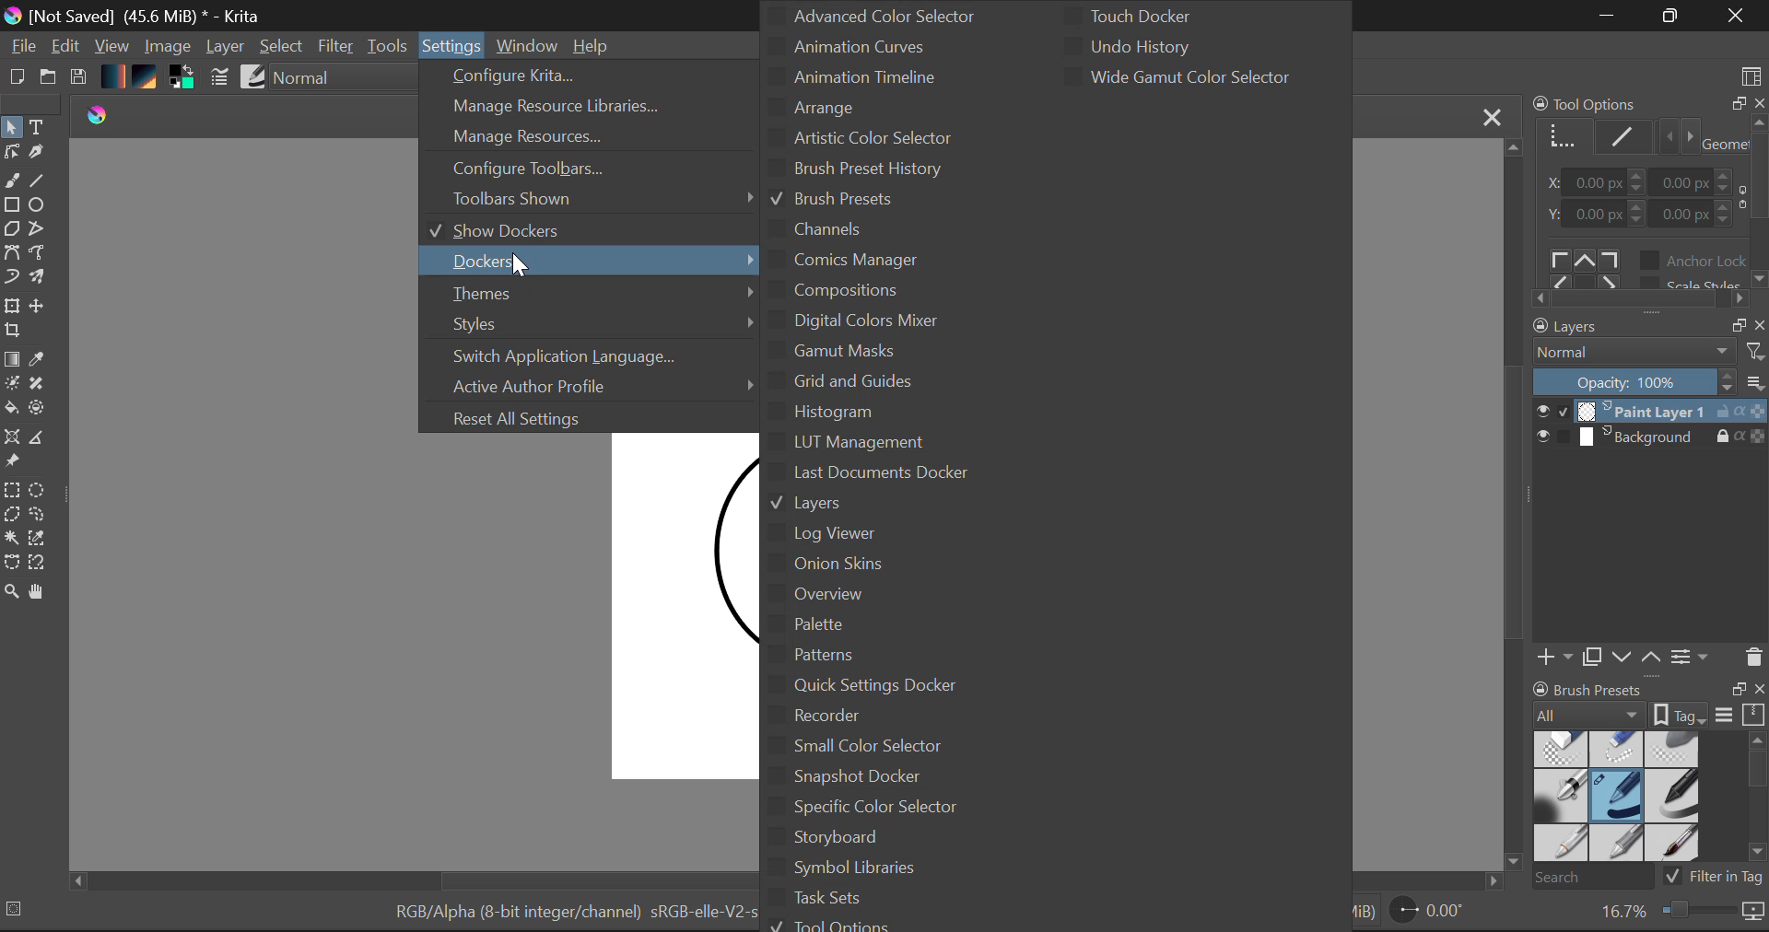  What do you see at coordinates (891, 44) in the screenshot?
I see `Animation Curves` at bounding box center [891, 44].